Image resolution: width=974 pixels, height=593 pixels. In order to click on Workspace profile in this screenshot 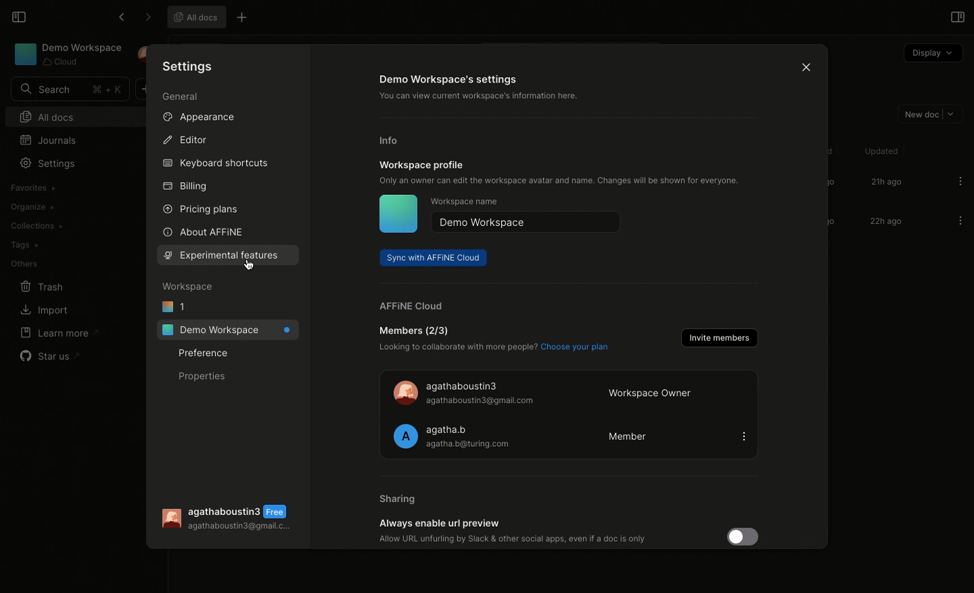, I will do `click(559, 173)`.